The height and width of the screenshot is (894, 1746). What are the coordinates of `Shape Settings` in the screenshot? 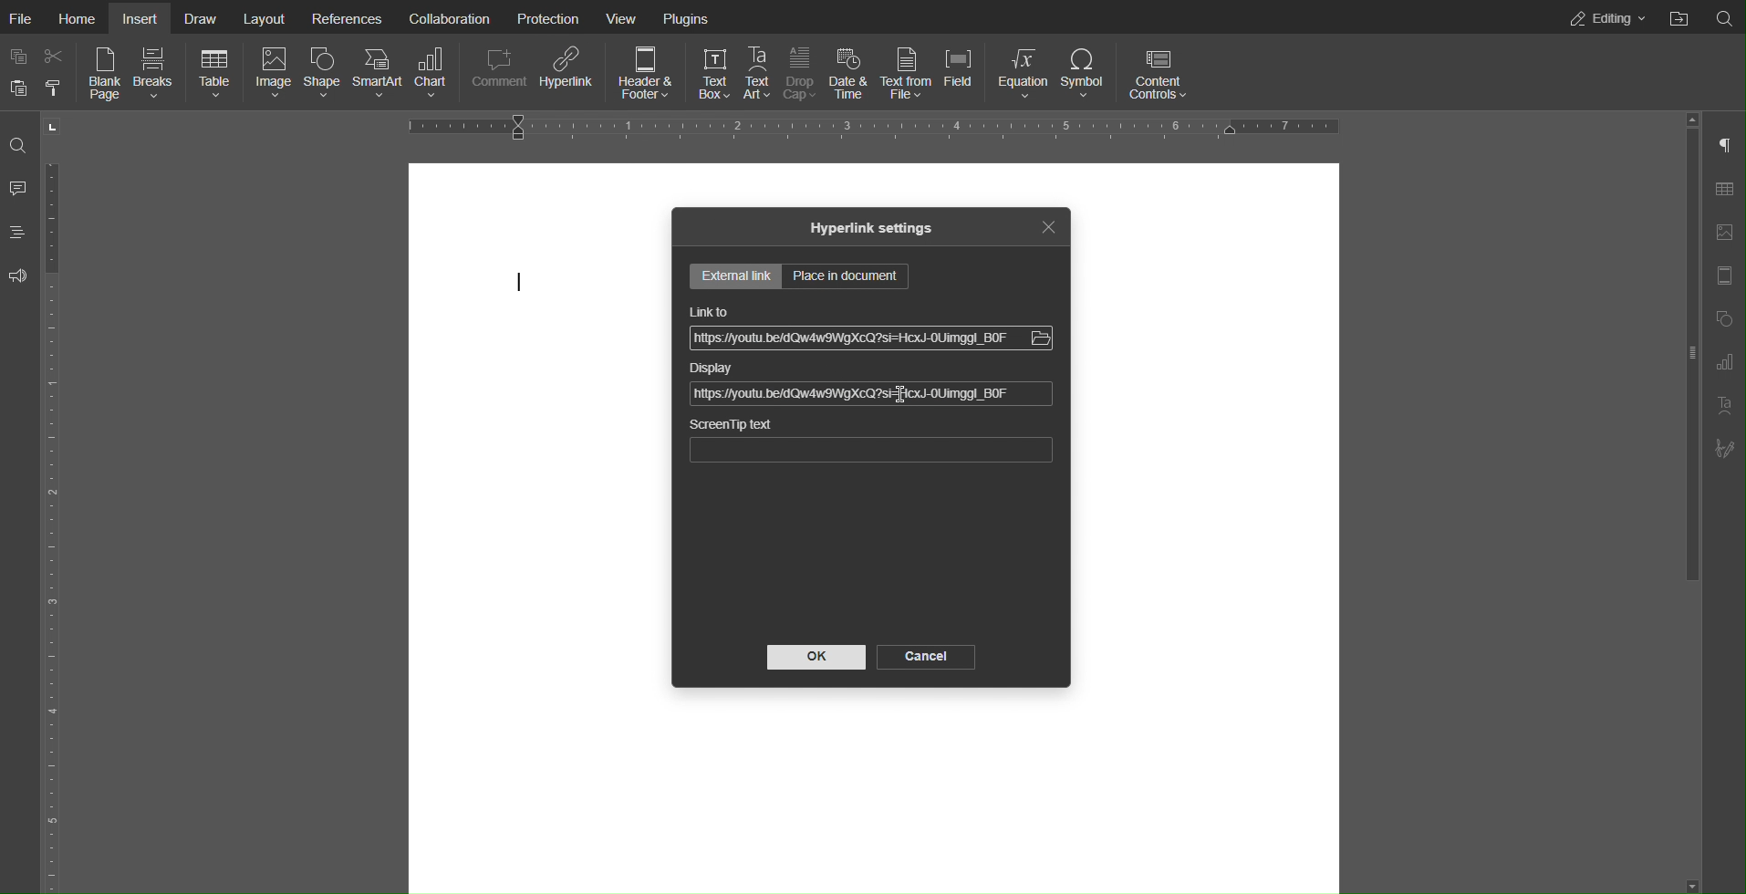 It's located at (1723, 318).